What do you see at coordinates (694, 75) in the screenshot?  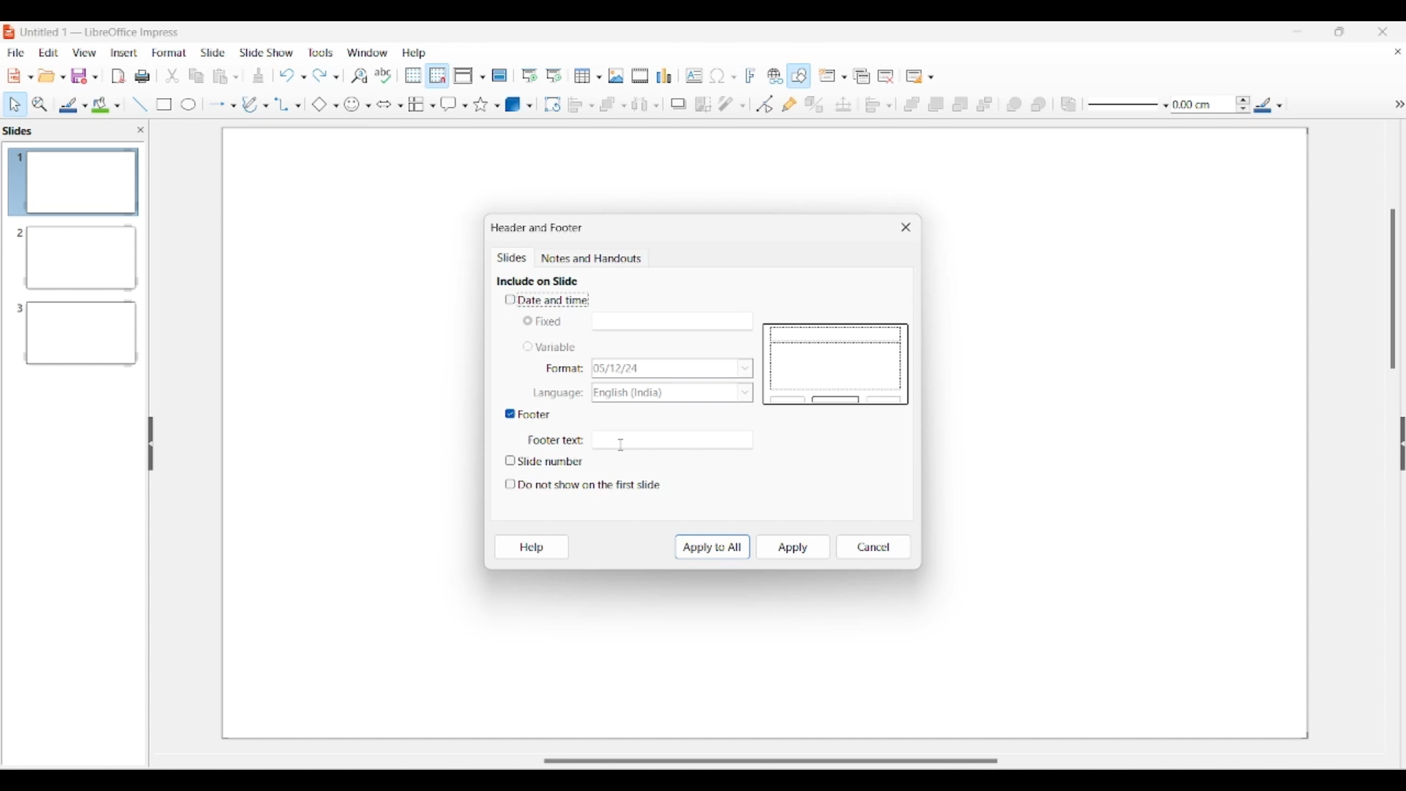 I see `Insert textbox` at bounding box center [694, 75].